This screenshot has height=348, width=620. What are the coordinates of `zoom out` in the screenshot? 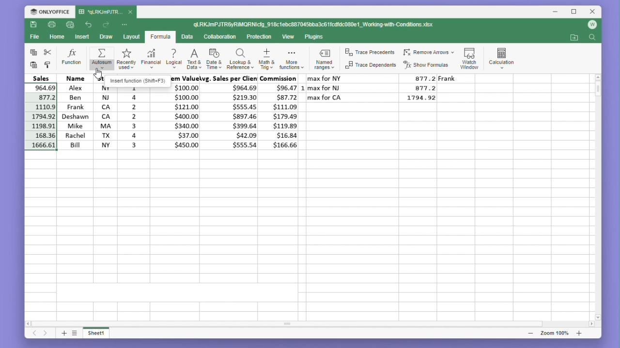 It's located at (531, 333).